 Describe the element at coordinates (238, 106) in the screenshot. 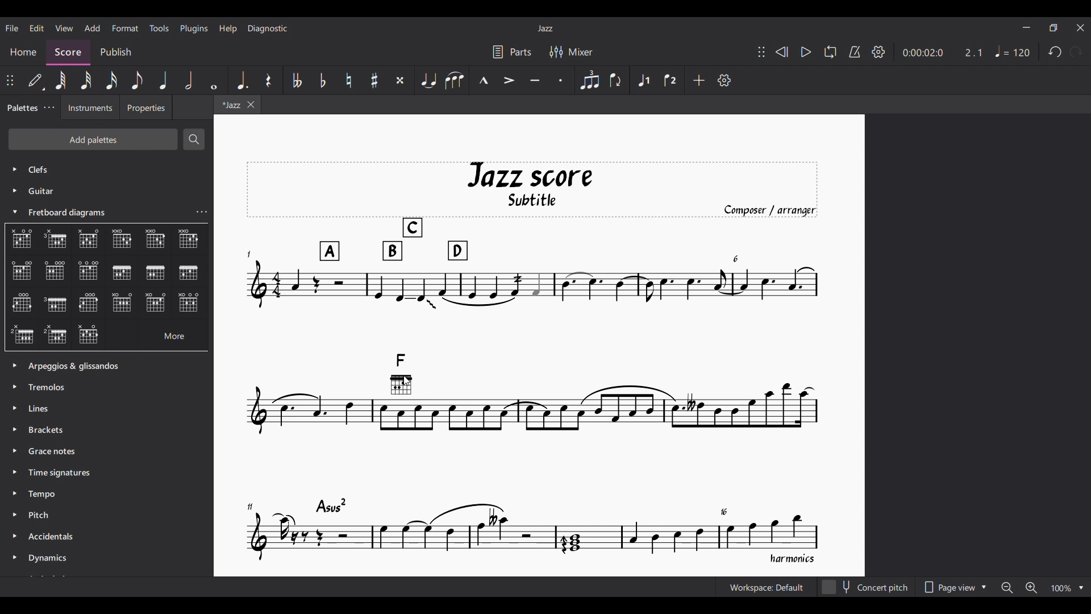

I see `Current tab` at that location.